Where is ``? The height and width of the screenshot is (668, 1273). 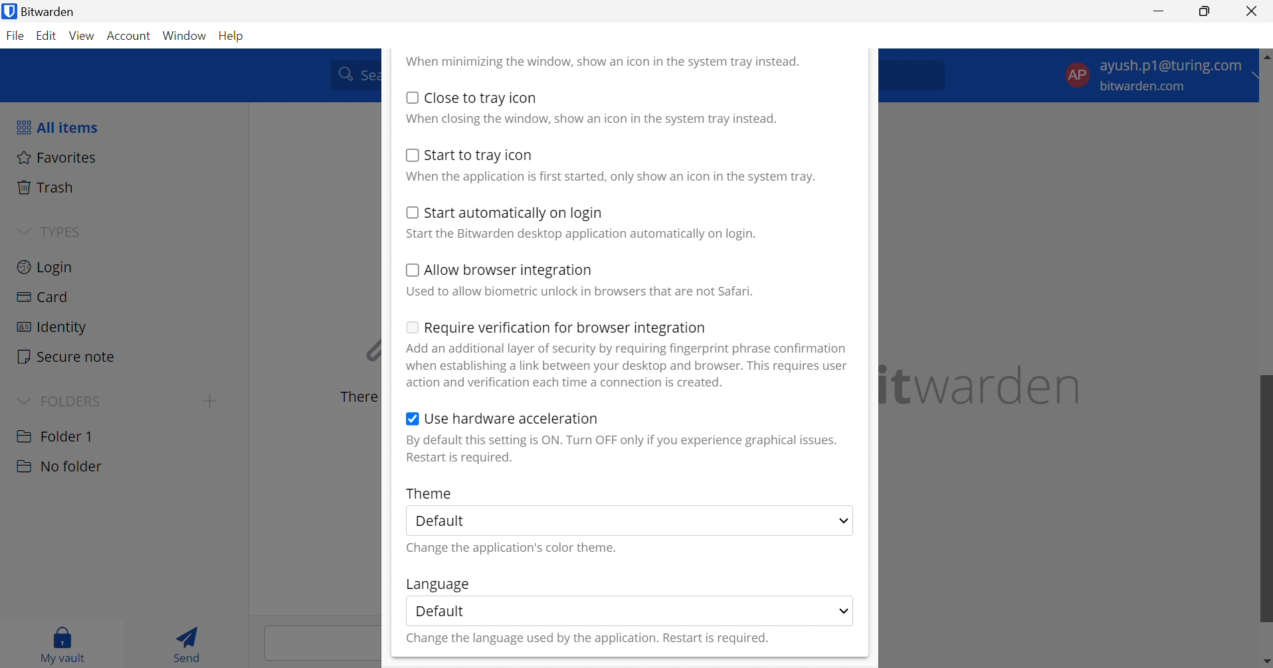
 is located at coordinates (602, 60).